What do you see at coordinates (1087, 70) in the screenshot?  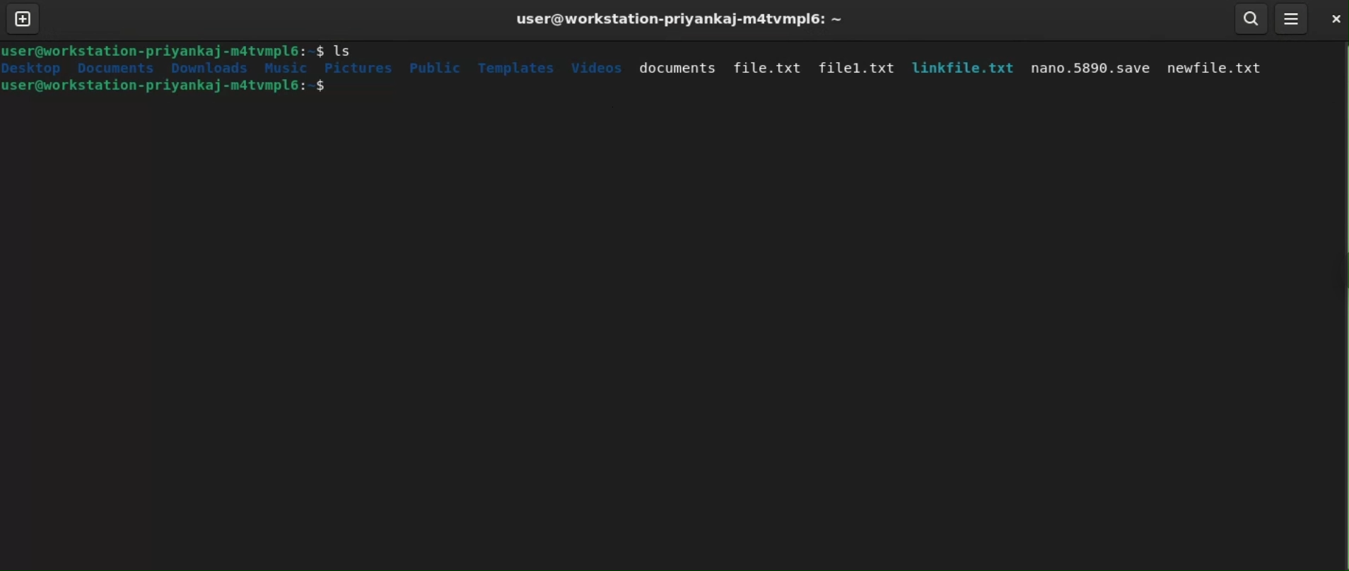 I see `nano.5890.save` at bounding box center [1087, 70].